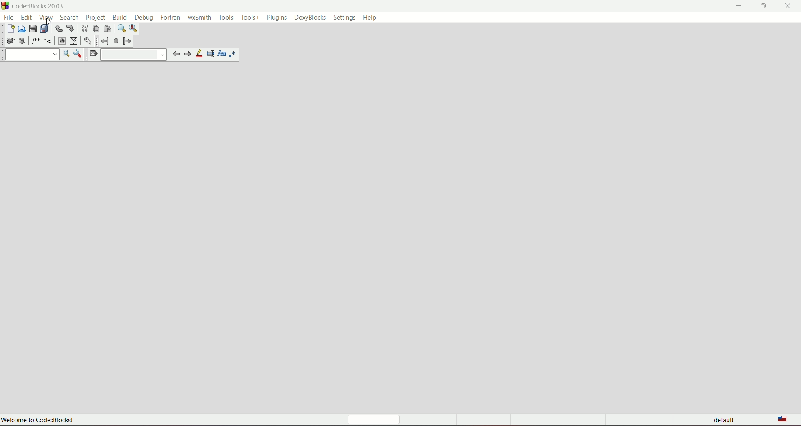 This screenshot has height=426, width=801. I want to click on next, so click(188, 54).